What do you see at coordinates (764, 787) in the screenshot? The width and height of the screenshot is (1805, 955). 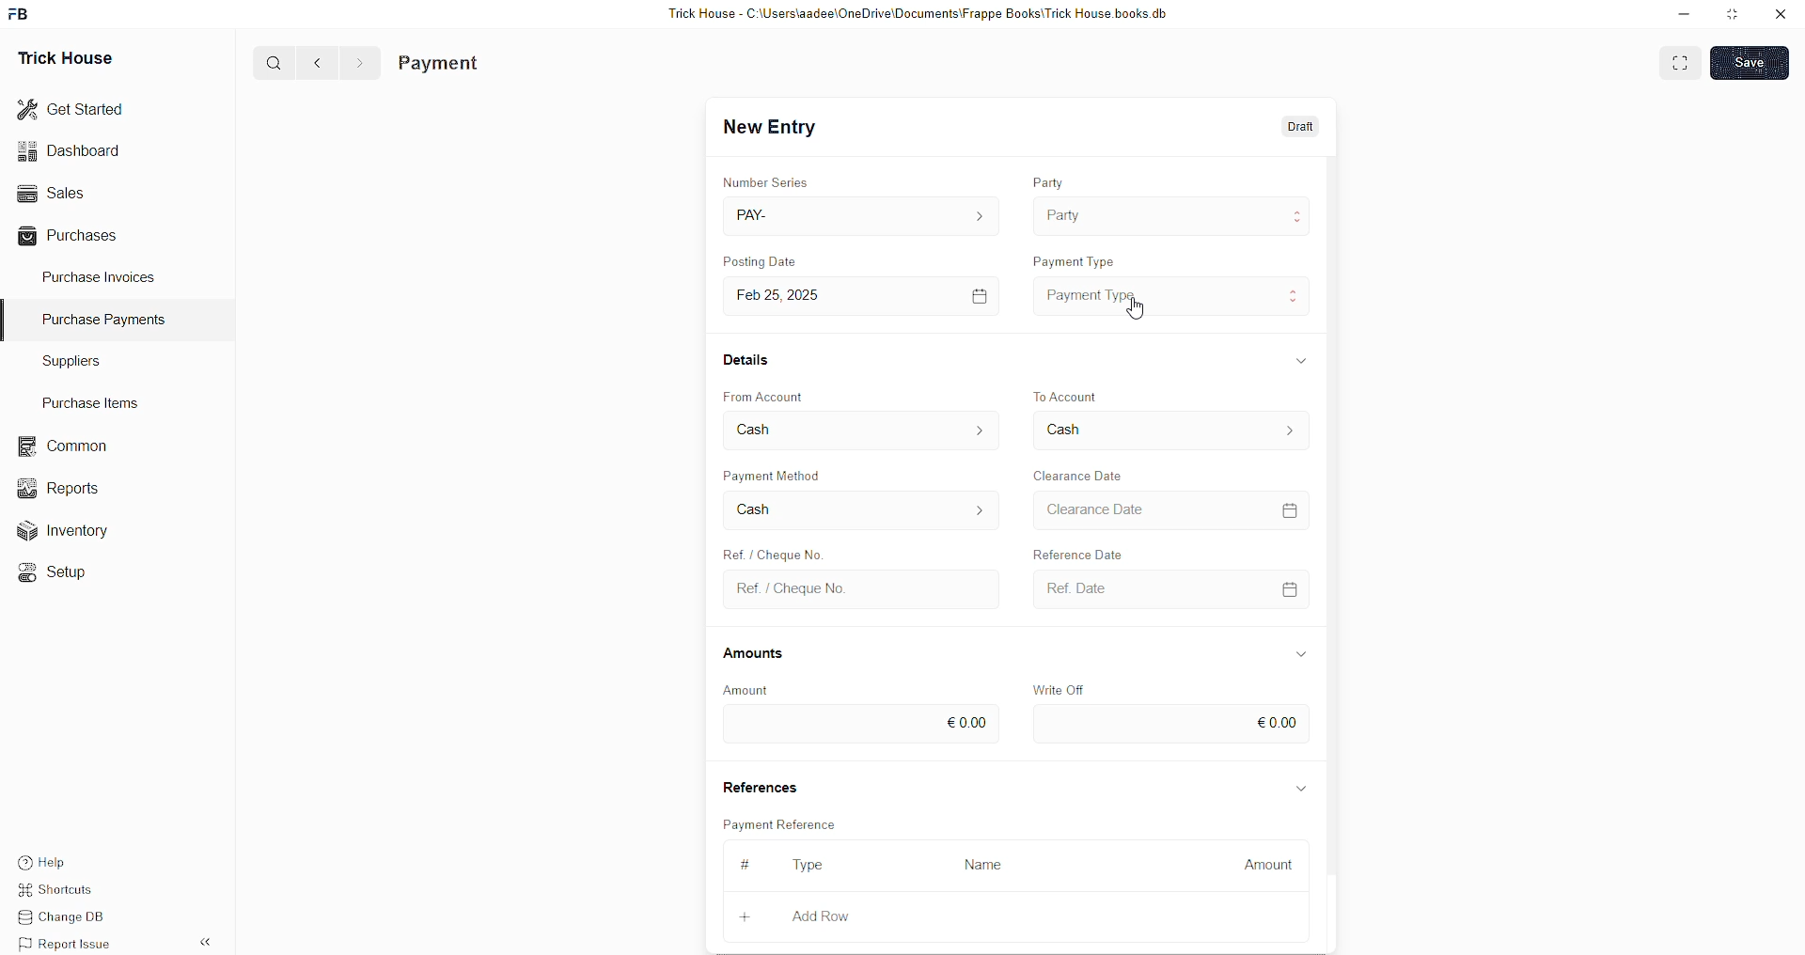 I see `References` at bounding box center [764, 787].